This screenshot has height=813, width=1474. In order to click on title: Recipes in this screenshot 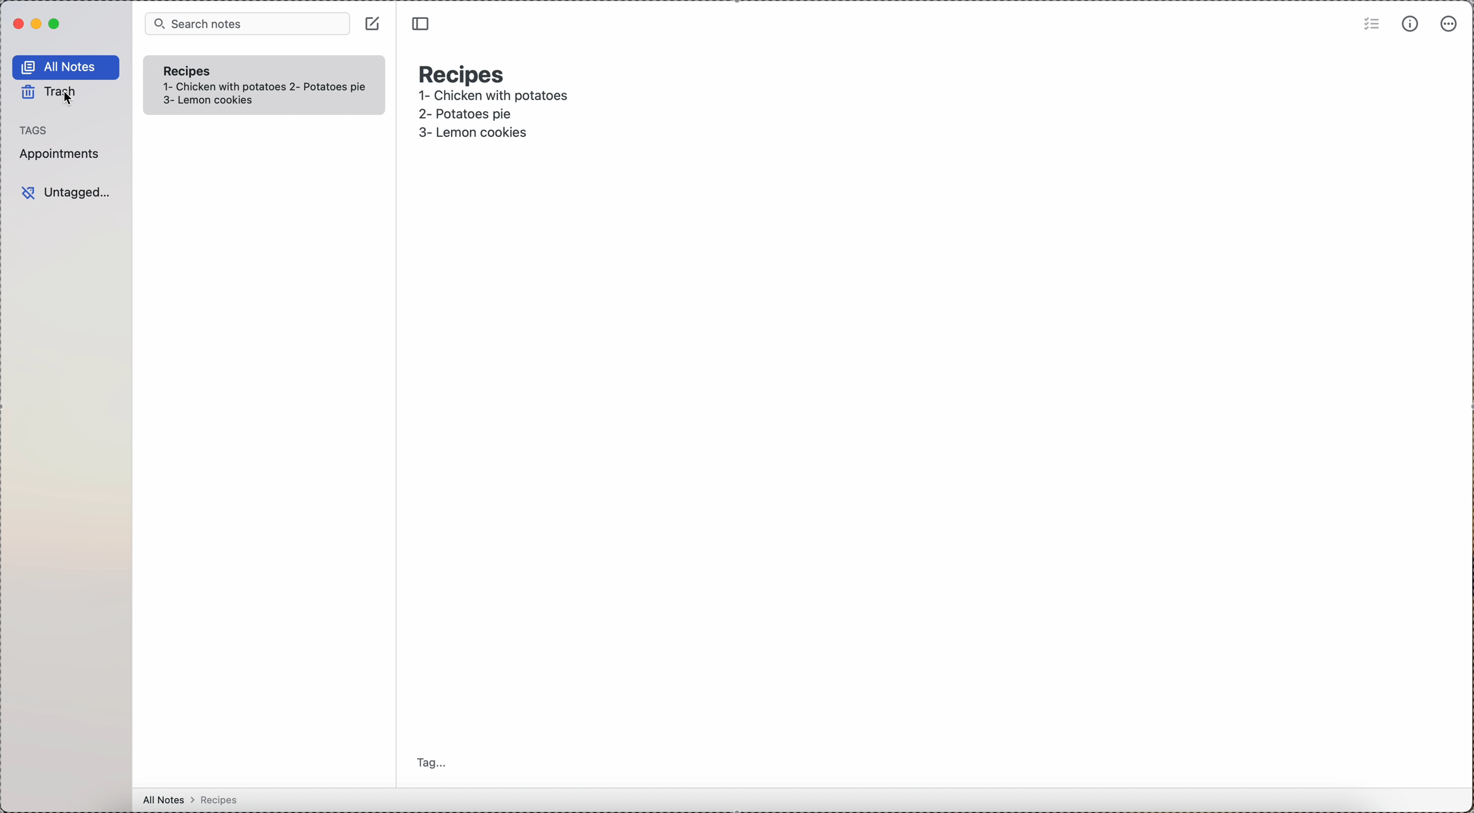, I will do `click(463, 72)`.